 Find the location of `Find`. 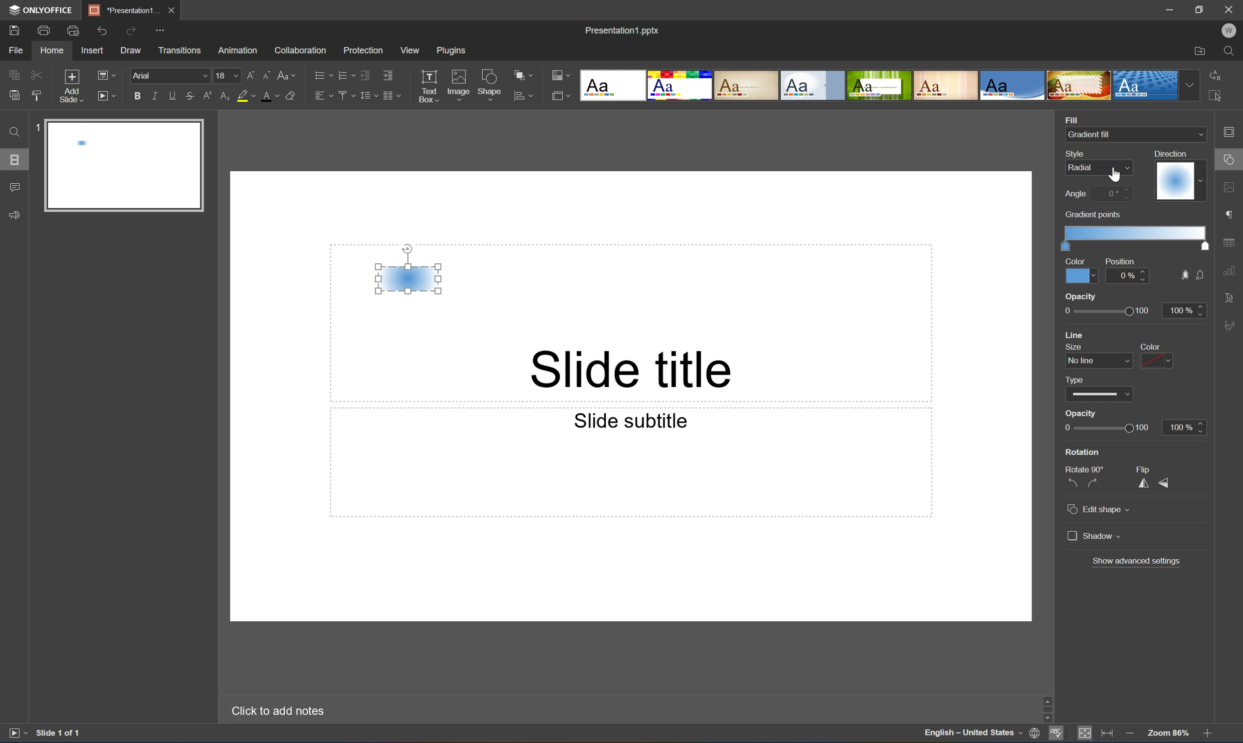

Find is located at coordinates (1233, 52).